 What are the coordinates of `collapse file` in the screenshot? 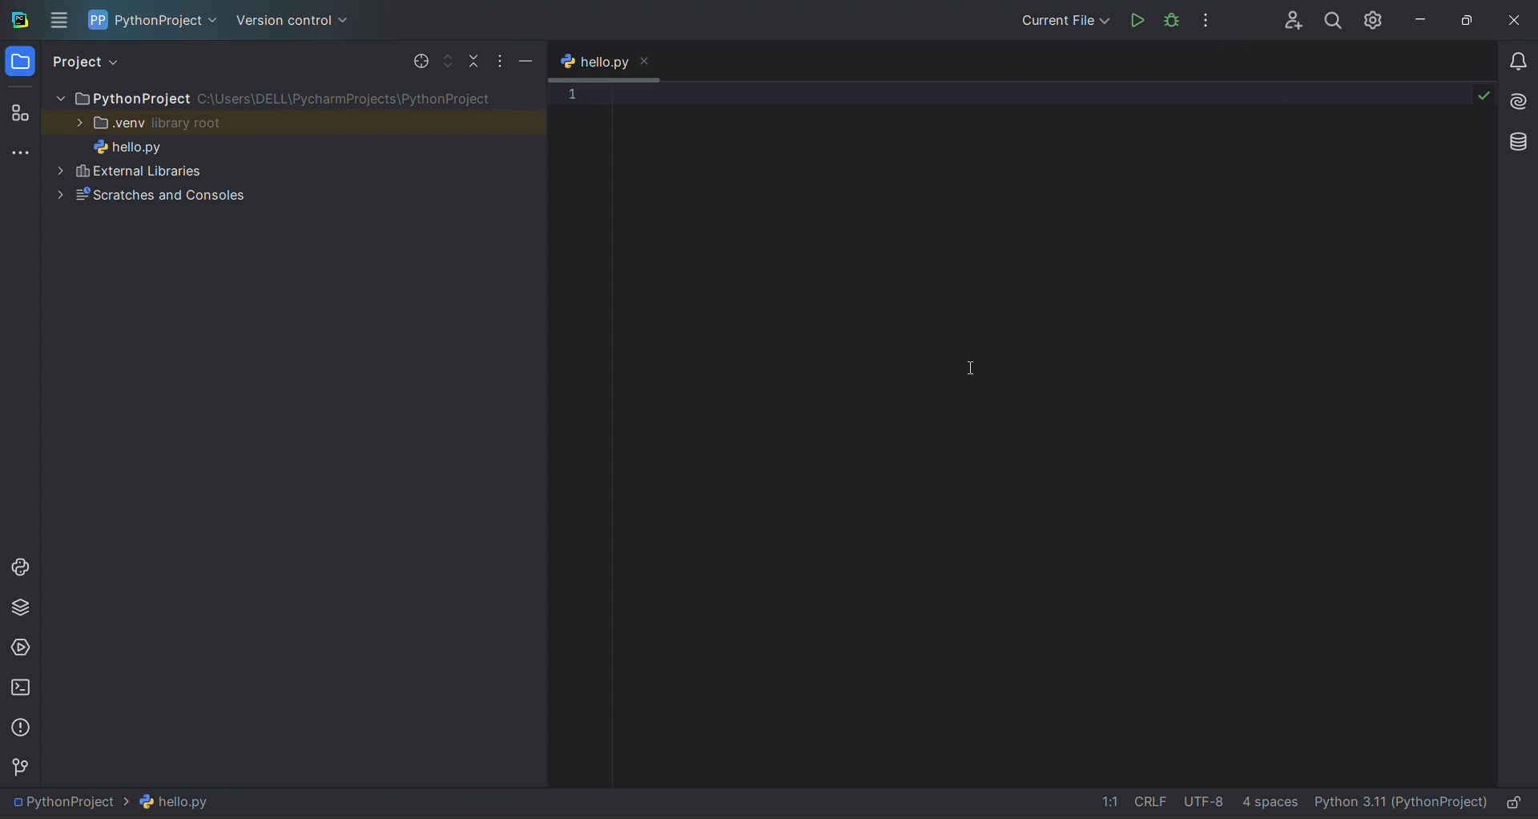 It's located at (473, 58).